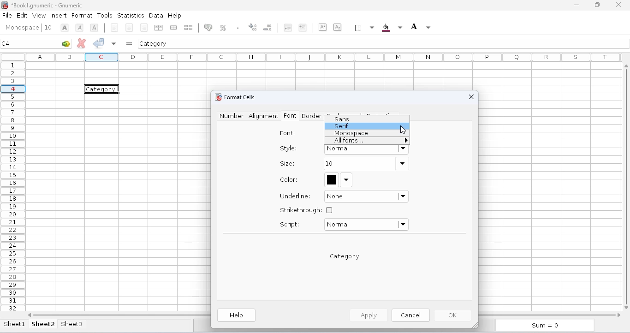  I want to click on file, so click(7, 15).